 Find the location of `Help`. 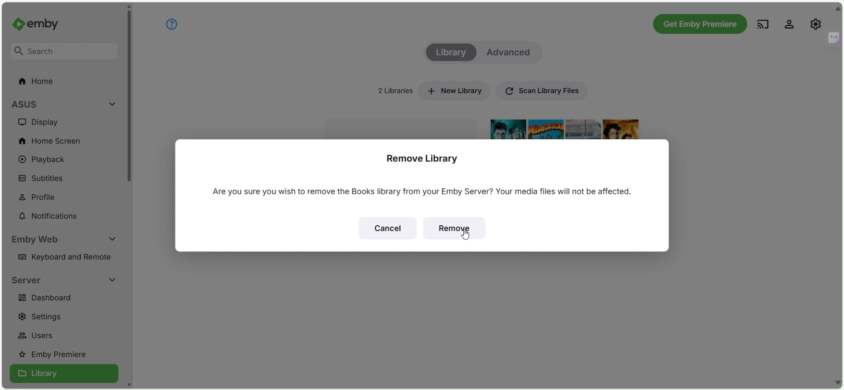

Help is located at coordinates (171, 24).